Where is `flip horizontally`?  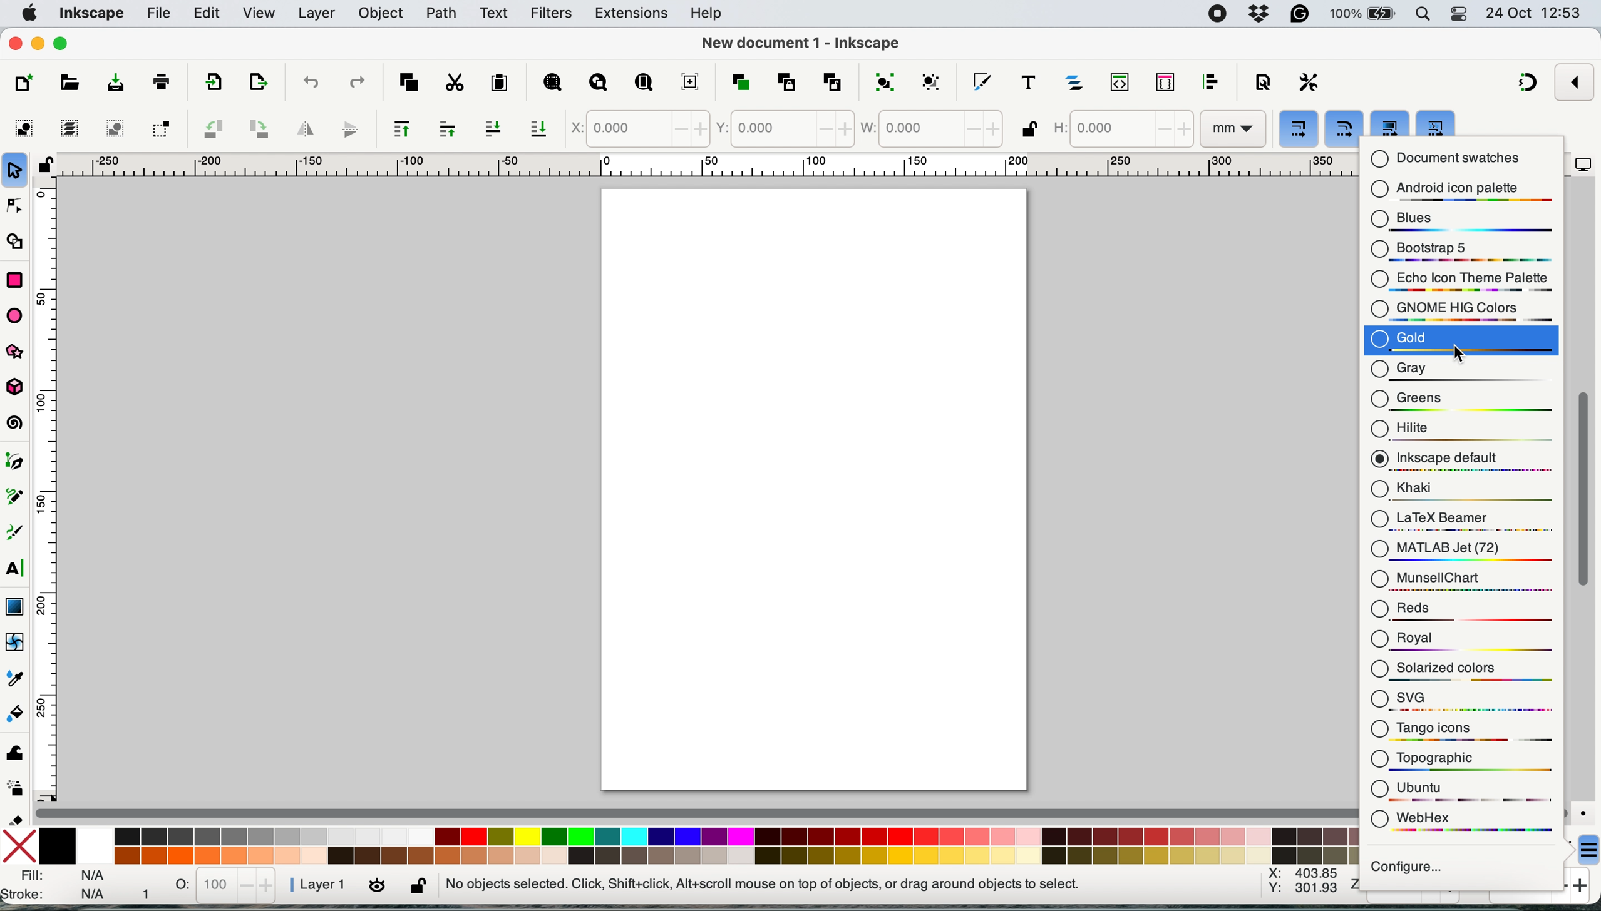 flip horizontally is located at coordinates (302, 130).